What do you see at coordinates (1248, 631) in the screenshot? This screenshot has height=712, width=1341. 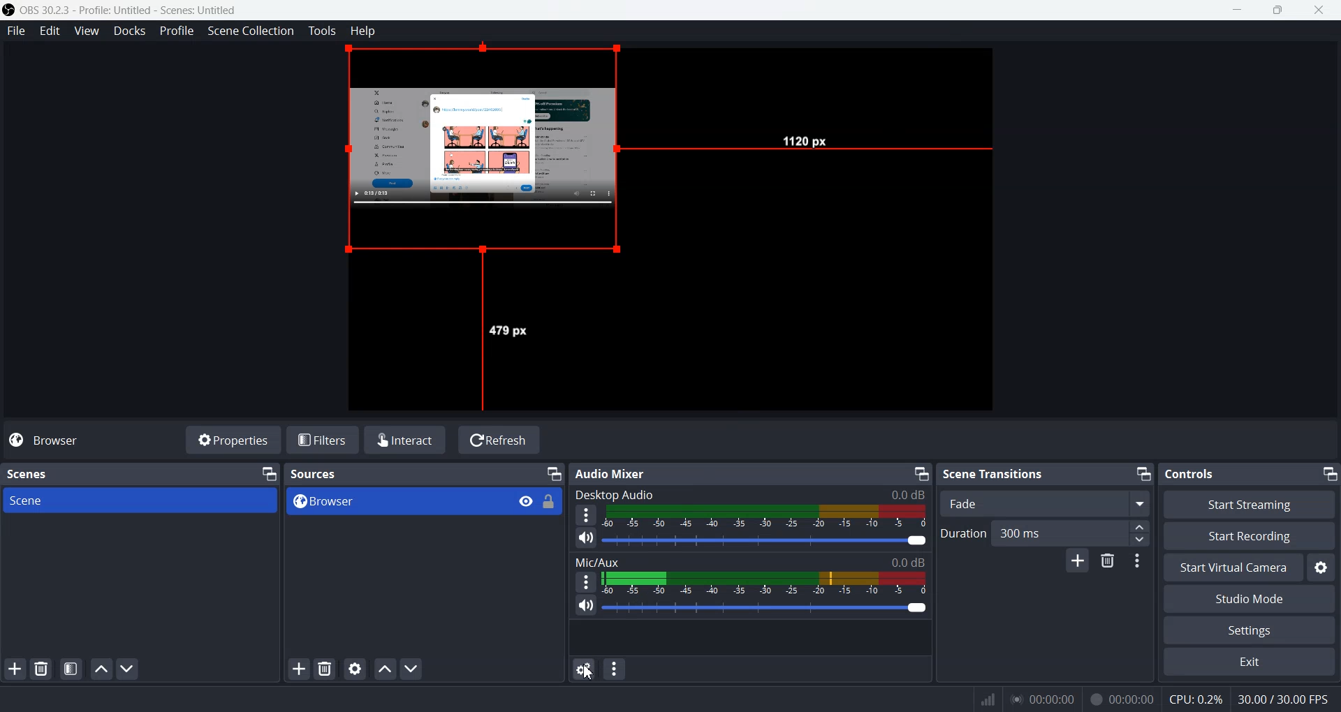 I see `Settings` at bounding box center [1248, 631].